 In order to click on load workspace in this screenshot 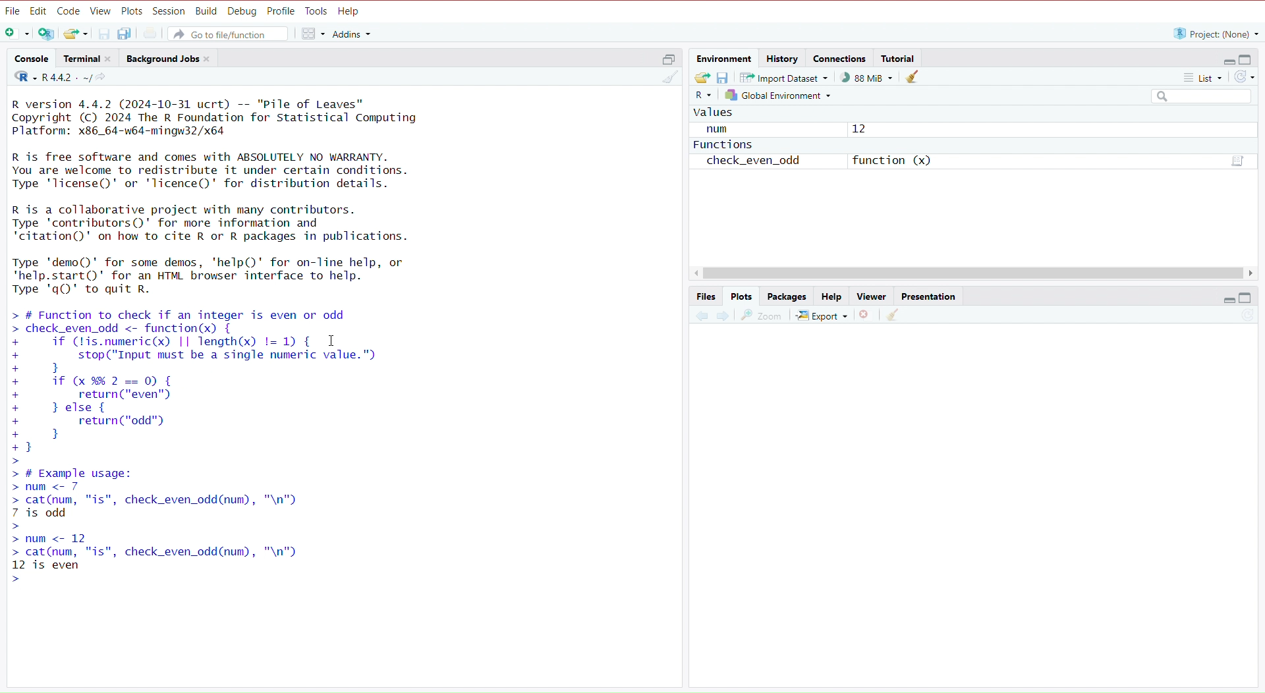, I will do `click(702, 78)`.